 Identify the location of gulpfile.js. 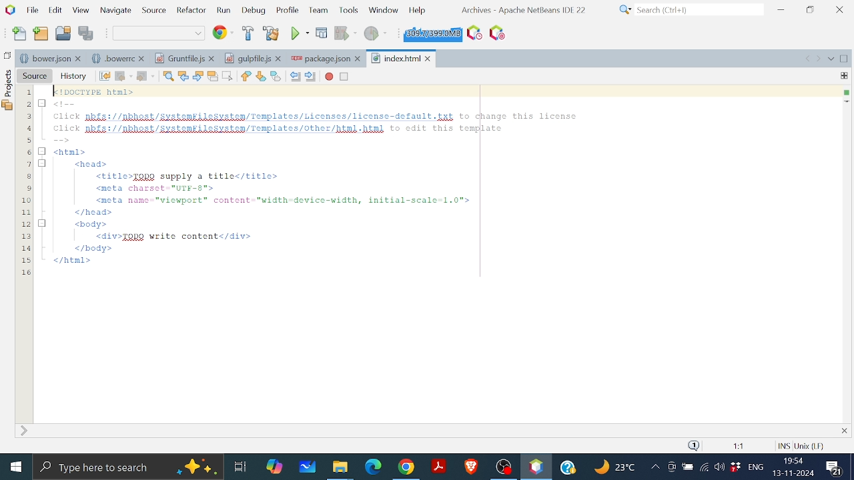
(248, 59).